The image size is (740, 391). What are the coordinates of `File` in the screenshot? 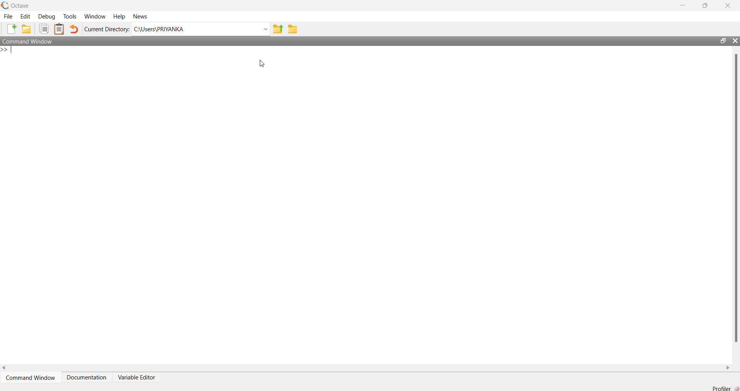 It's located at (9, 17).